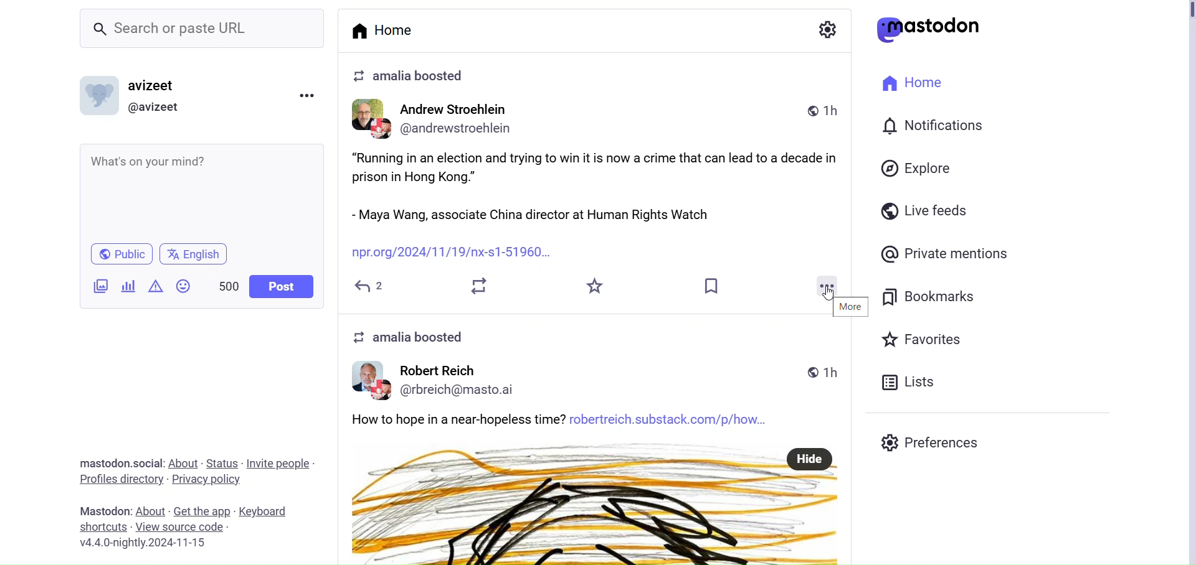  I want to click on Menu, so click(310, 95).